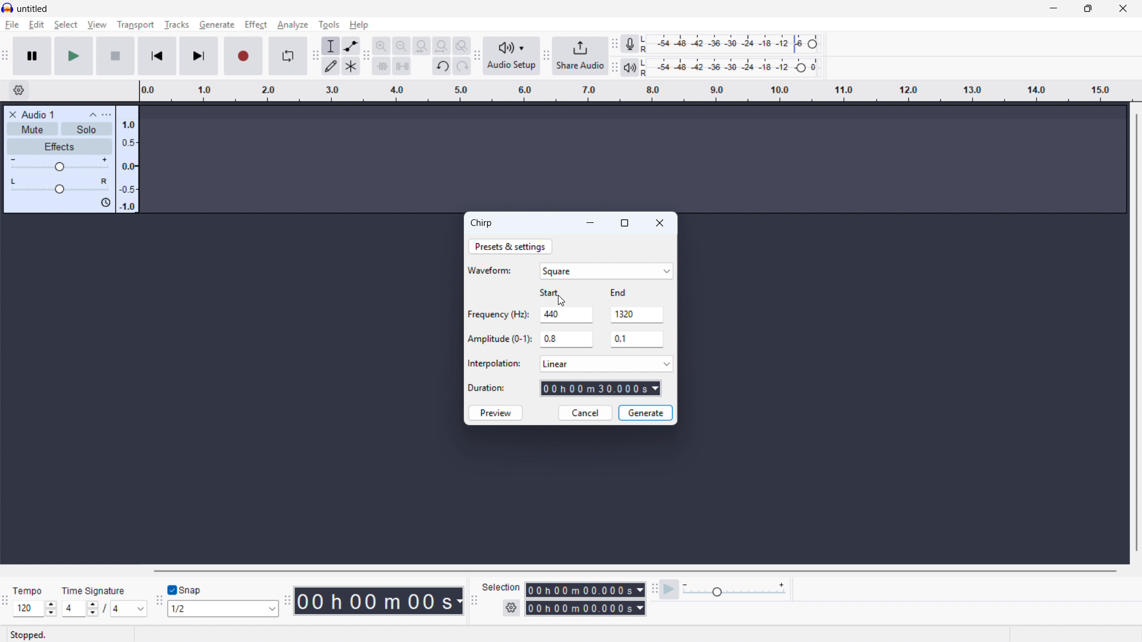  I want to click on Vertical scroll bar , so click(1137, 333).